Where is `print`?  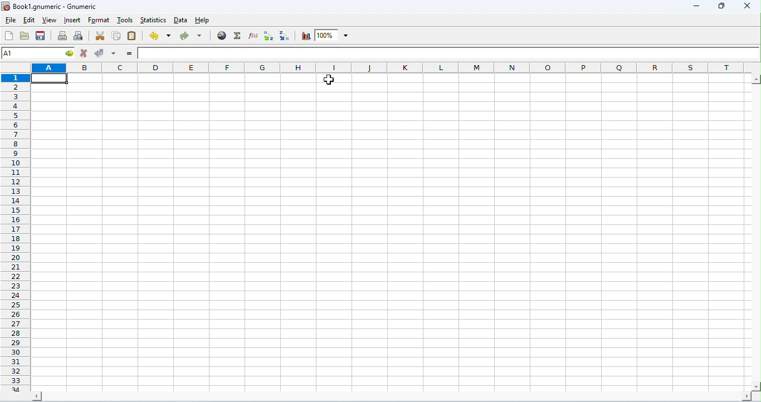 print is located at coordinates (62, 36).